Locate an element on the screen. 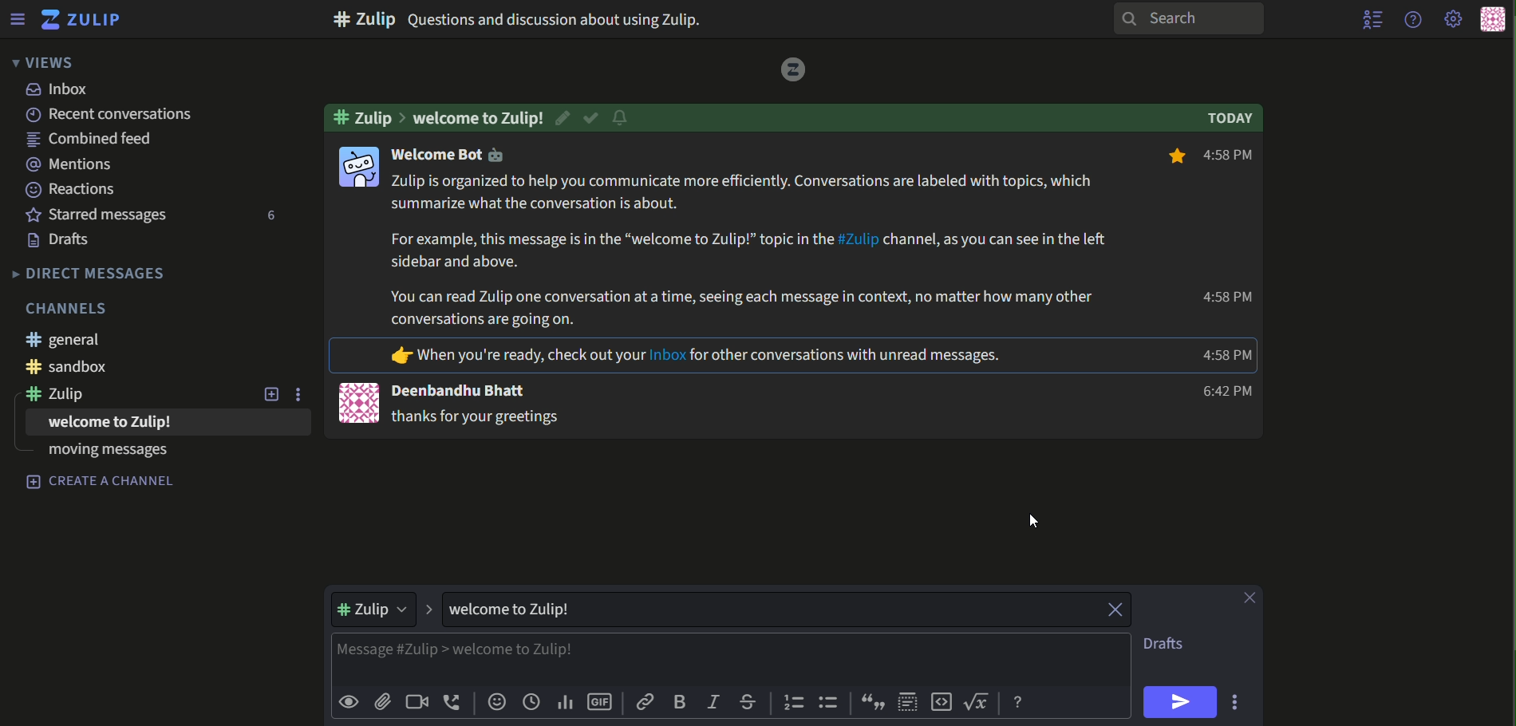 The height and width of the screenshot is (726, 1516). text is located at coordinates (97, 140).